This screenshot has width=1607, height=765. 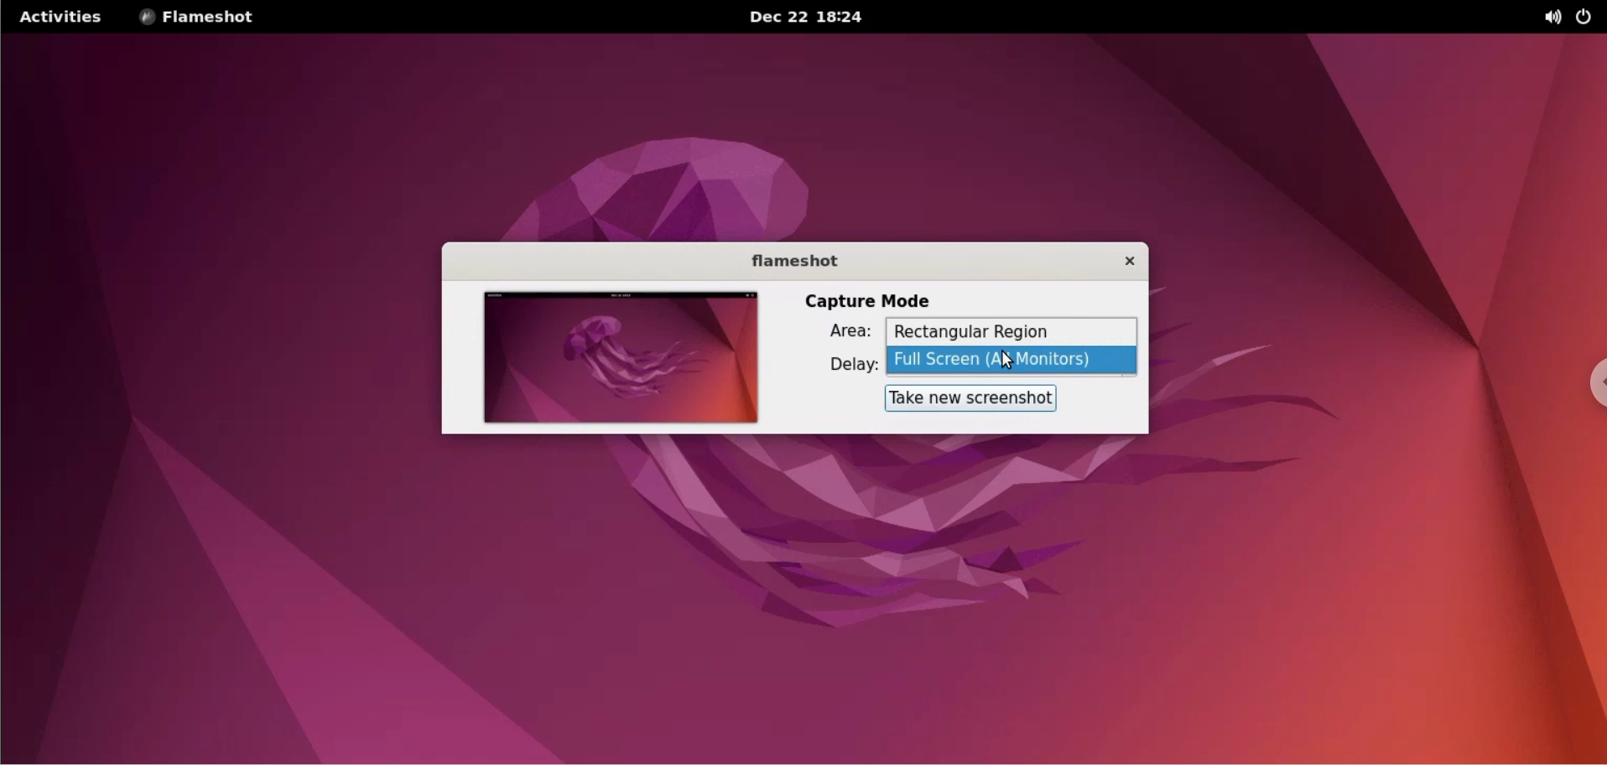 What do you see at coordinates (800, 16) in the screenshot?
I see `Dec 22 18:24` at bounding box center [800, 16].